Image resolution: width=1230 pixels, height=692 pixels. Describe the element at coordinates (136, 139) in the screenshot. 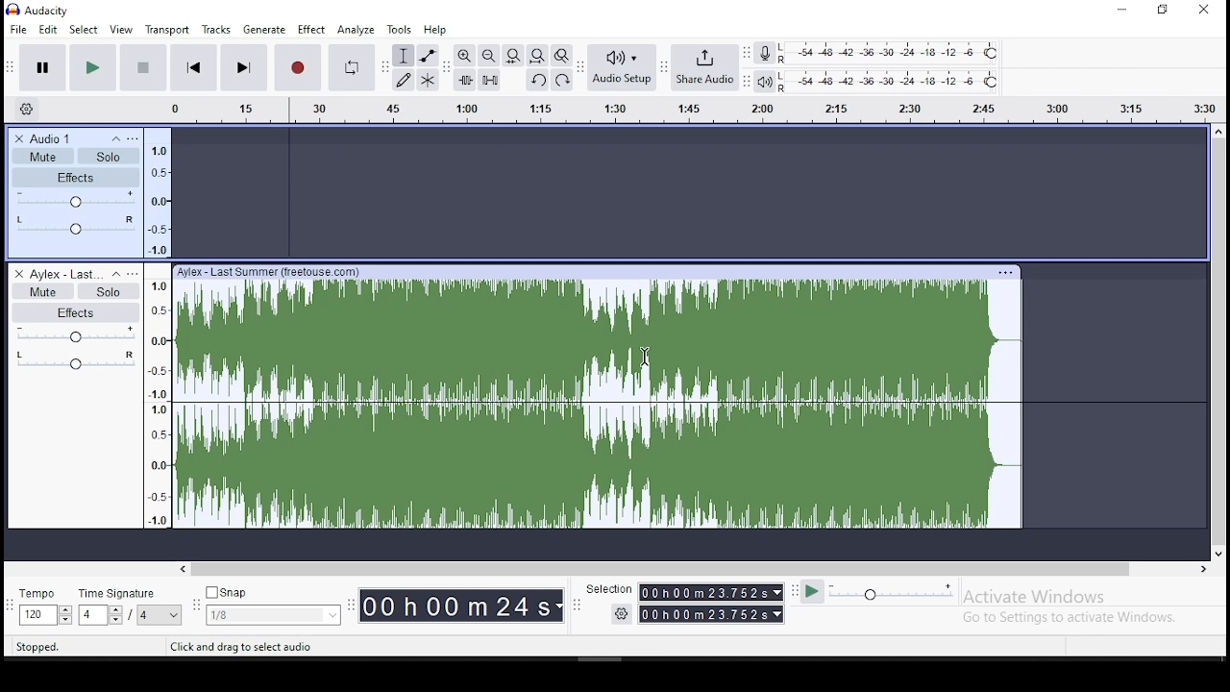

I see `open menu` at that location.